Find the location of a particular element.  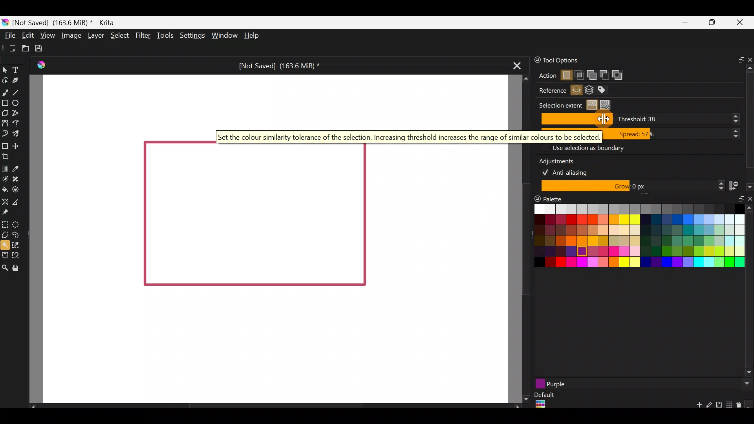

Freehand path tool is located at coordinates (18, 122).